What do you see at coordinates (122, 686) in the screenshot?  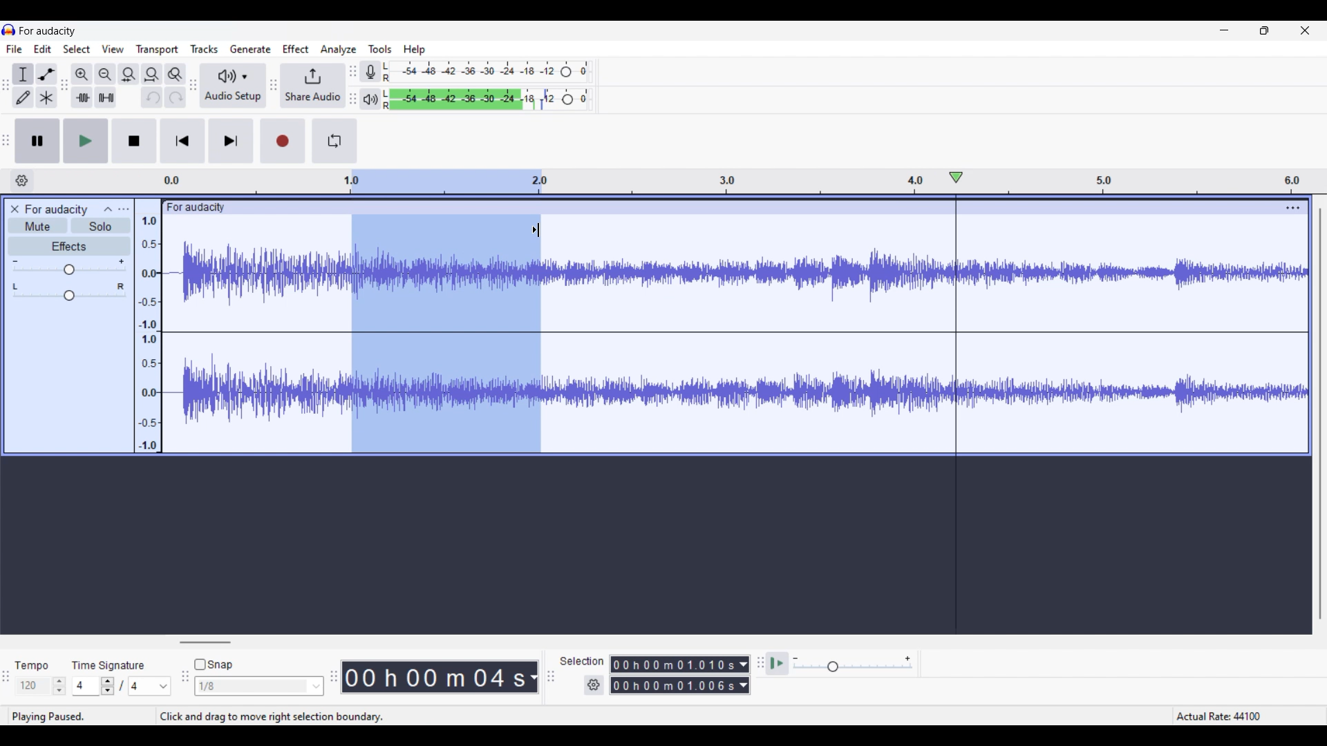 I see `Time signature settings` at bounding box center [122, 686].